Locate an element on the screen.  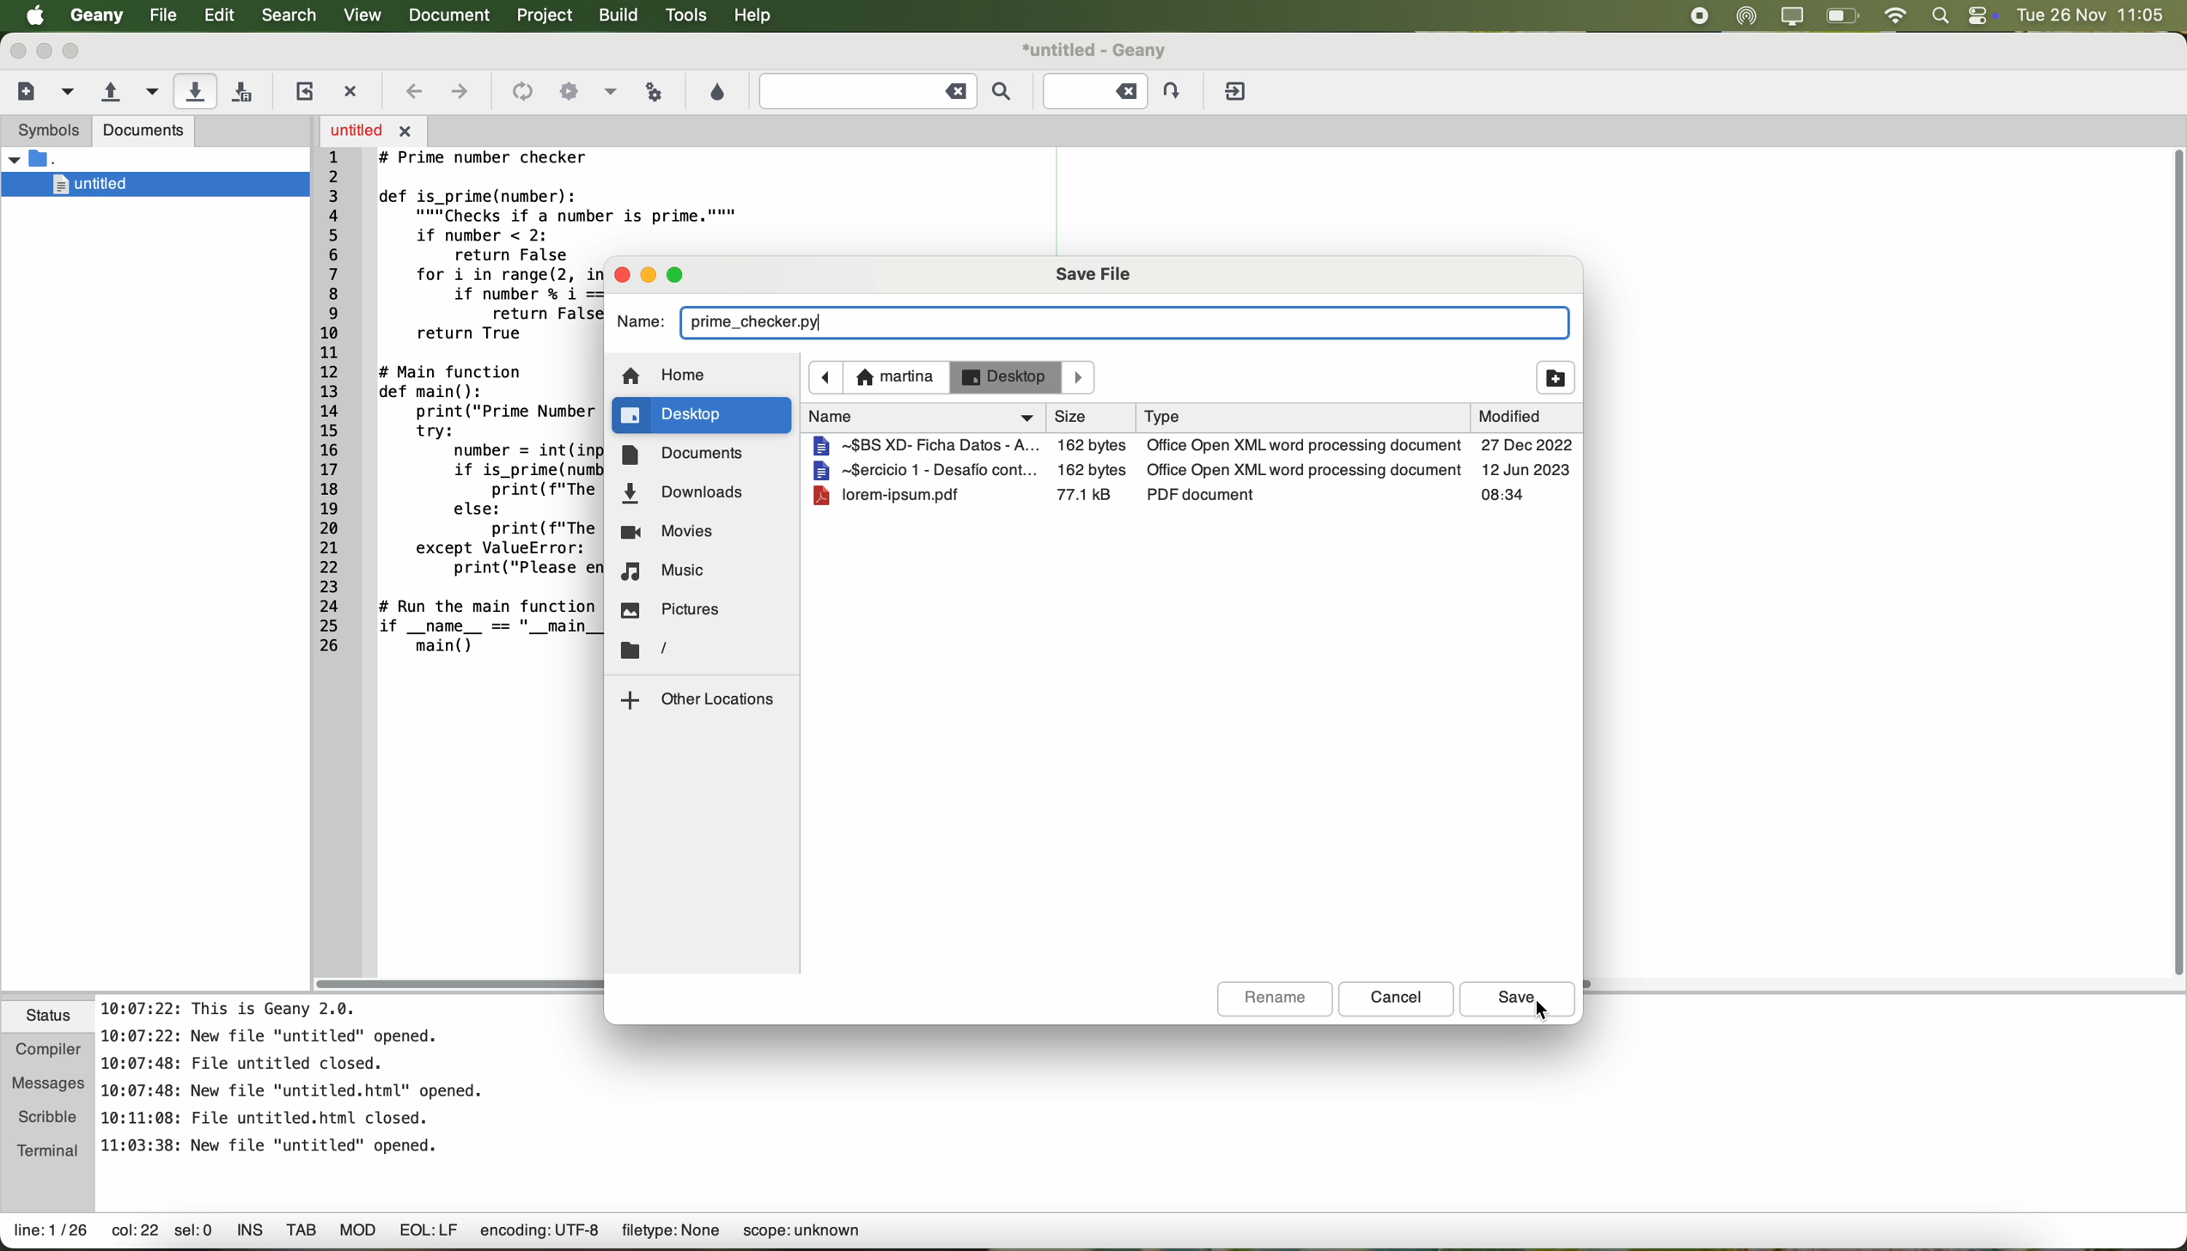
documents is located at coordinates (145, 132).